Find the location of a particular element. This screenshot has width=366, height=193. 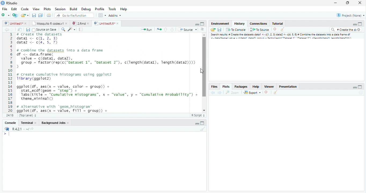

# Combine the dataset into a data frame f <- data.frame(value = c(datal, data),group = factor (rep(c("Dataset 1", "Dataset 2"), c(length(datal), length(data2))))create cumulative histograms using ggplot2brary (ggplot2)gplot(df, aes(x = value, color = group)) +stat_ecdf (geom = “step”) +Tabs(ritle = “cumulative Histograms”, x = "value", y = “Cumulative Probability”) +theme_mininal ()Alternative with “geom_histogram®gplot(df, aes(x = value, Fill = group)) +geon_histogram(aes(y = cumsum(.. count. .)/sun(. .count..)),position = "identity", alpha = 0.5, bins = 30) +1abs(title = “Cumulative Histograms”, x = "value", y = “Cumulative Probability”) + is located at coordinates (108, 73).